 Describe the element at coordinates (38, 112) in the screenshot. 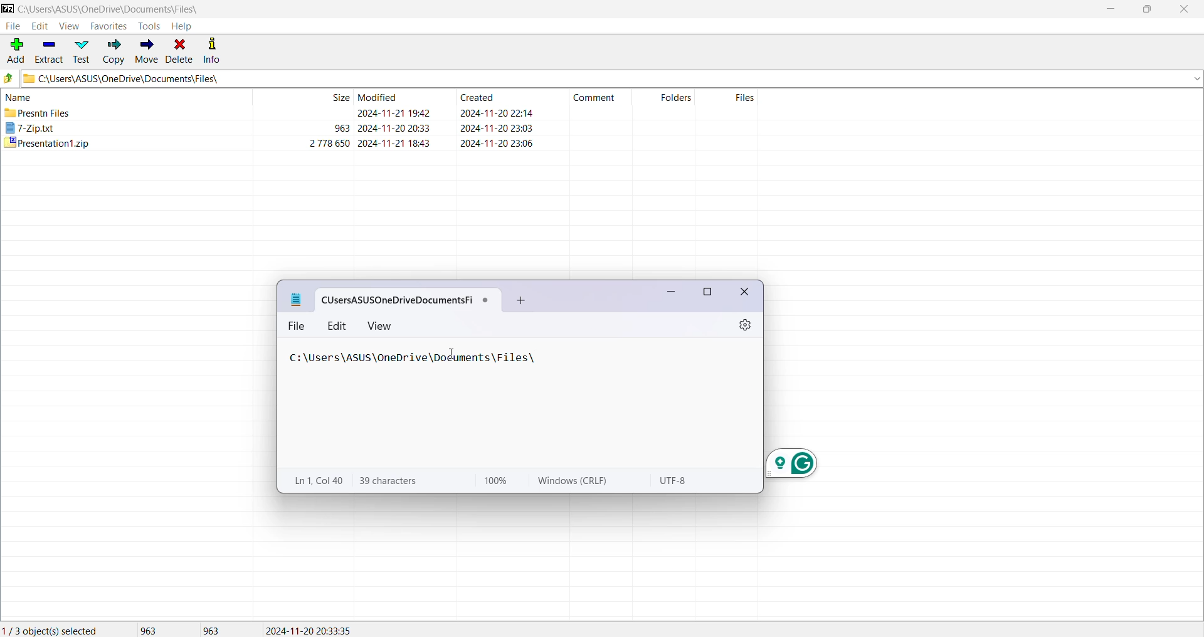

I see `presntn files` at that location.